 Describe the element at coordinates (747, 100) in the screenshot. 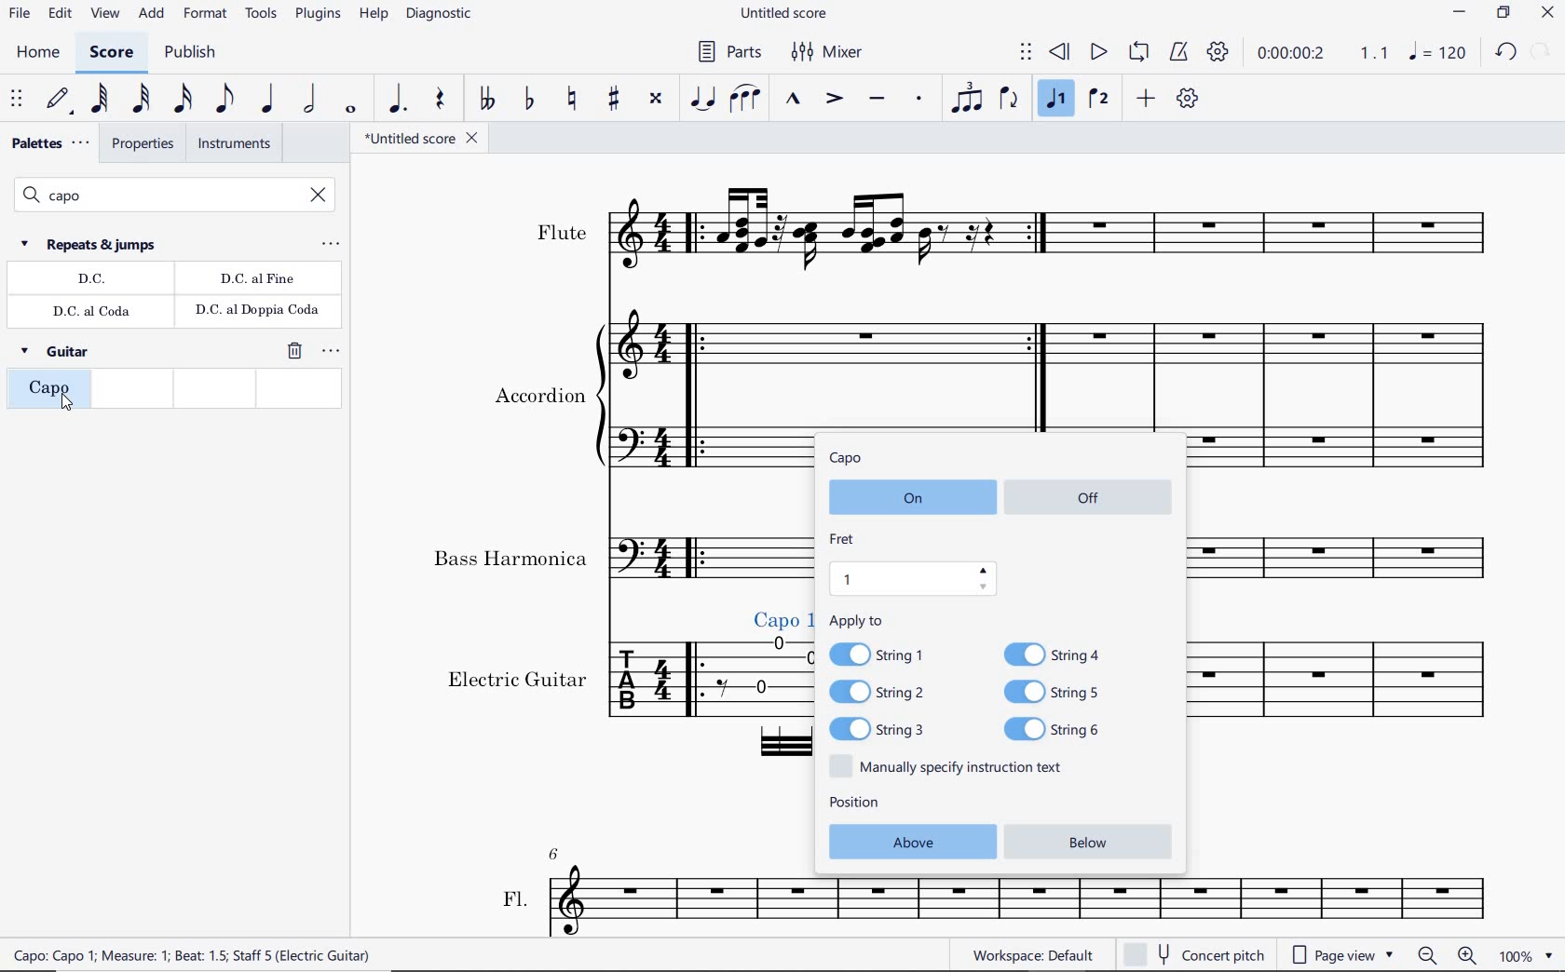

I see `slur` at that location.